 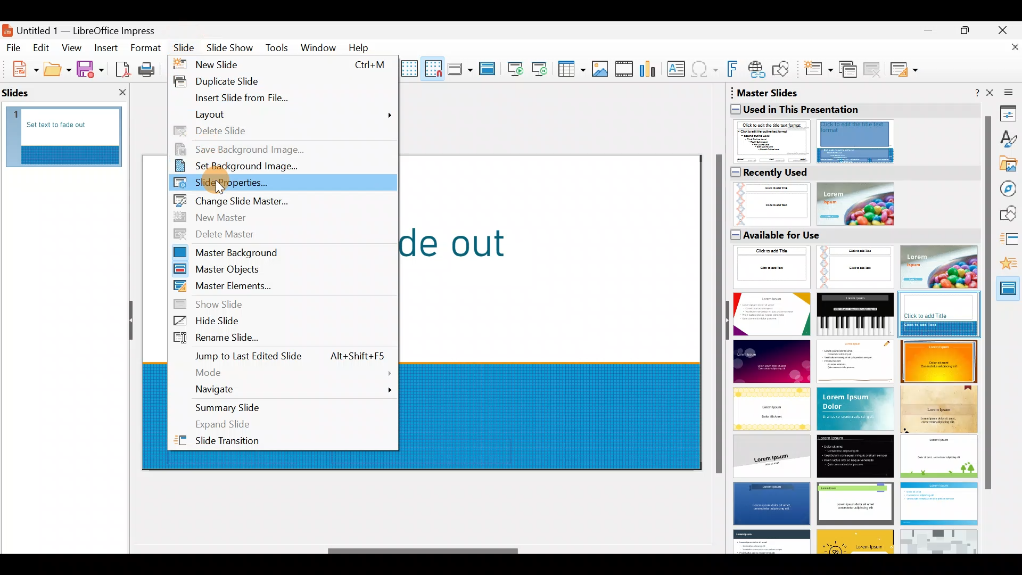 What do you see at coordinates (1007, 92) in the screenshot?
I see `Sidebar settings` at bounding box center [1007, 92].